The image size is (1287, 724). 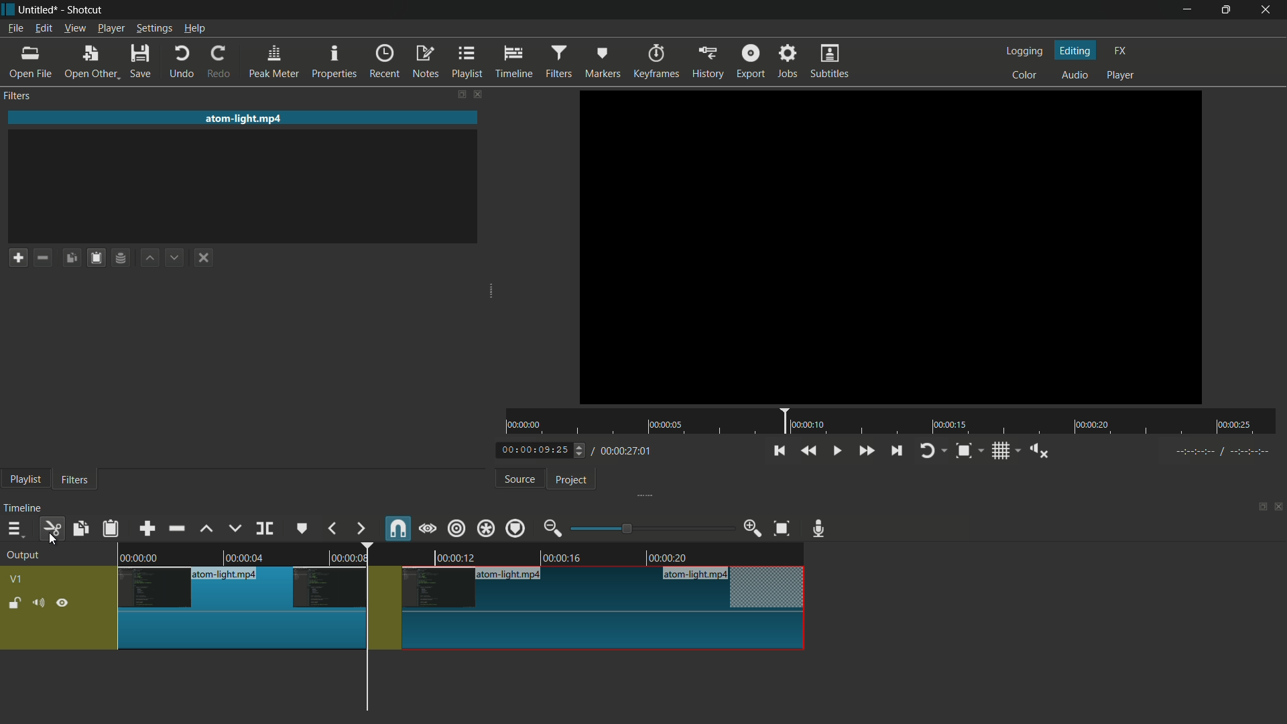 I want to click on app name, so click(x=86, y=10).